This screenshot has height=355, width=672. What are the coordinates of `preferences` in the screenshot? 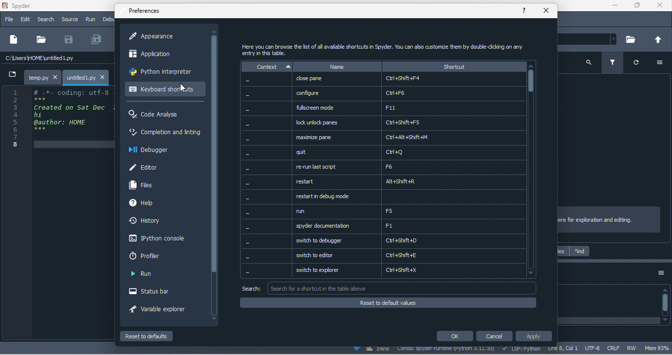 It's located at (145, 12).